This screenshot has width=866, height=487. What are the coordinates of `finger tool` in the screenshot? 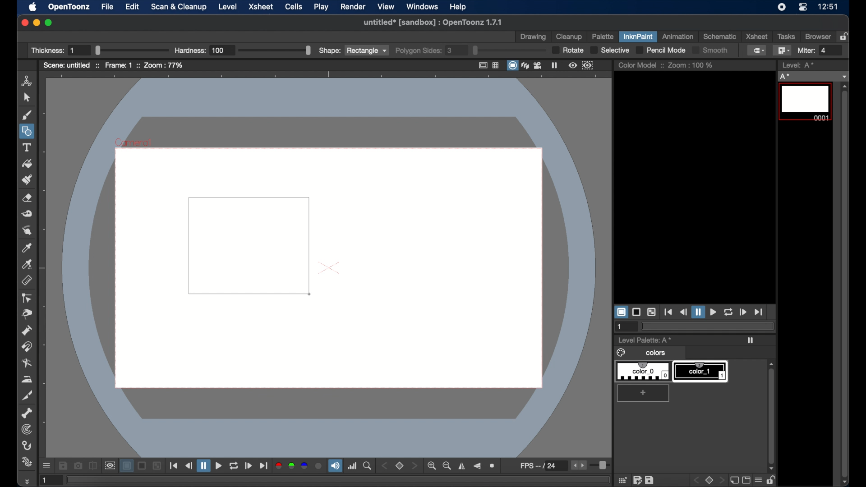 It's located at (27, 230).